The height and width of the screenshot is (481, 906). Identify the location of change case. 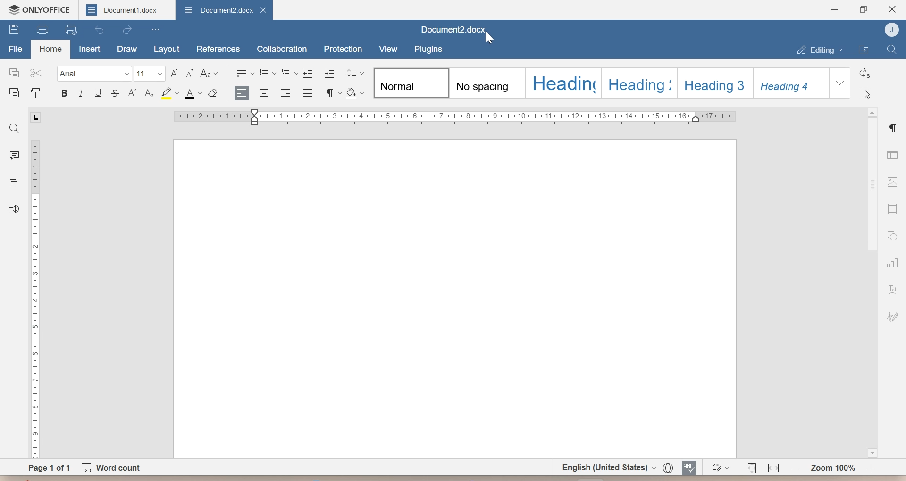
(210, 74).